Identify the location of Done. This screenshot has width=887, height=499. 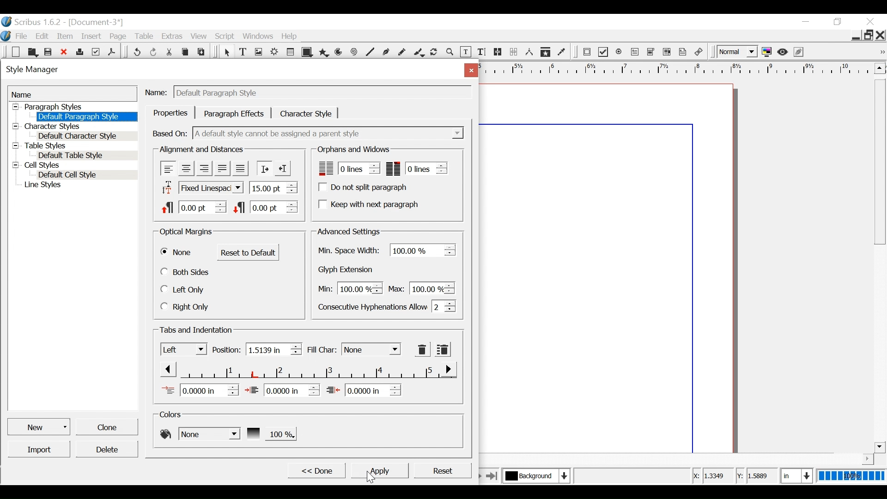
(316, 470).